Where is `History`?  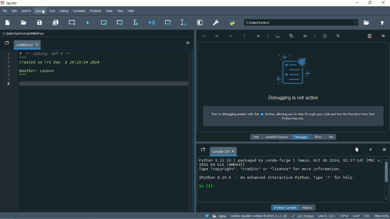 History is located at coordinates (307, 208).